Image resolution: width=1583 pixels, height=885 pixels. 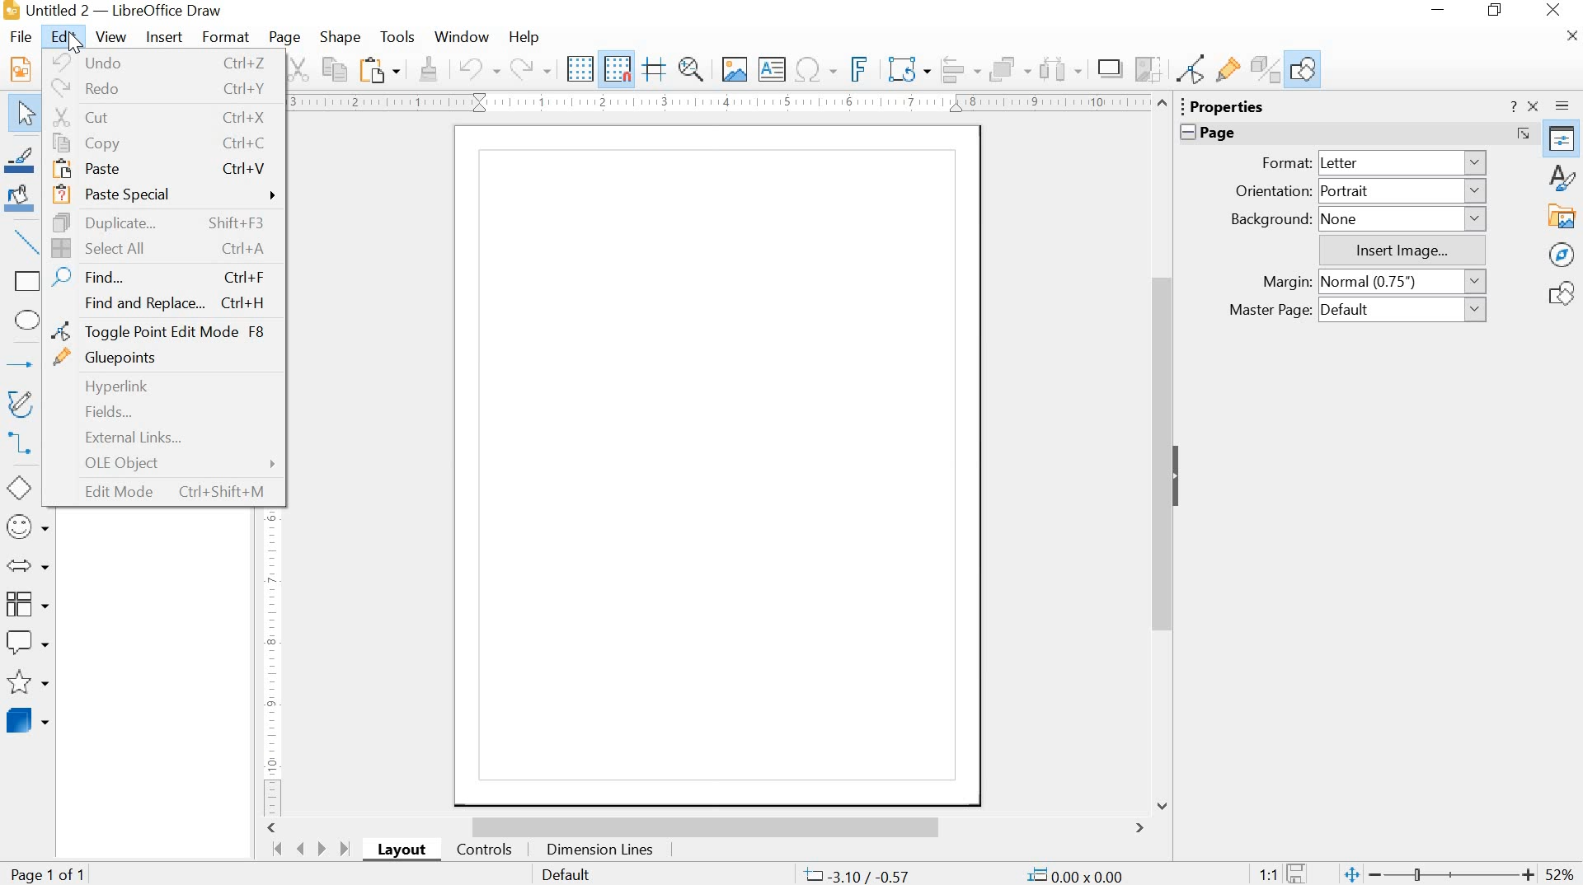 What do you see at coordinates (157, 438) in the screenshot?
I see `external links` at bounding box center [157, 438].